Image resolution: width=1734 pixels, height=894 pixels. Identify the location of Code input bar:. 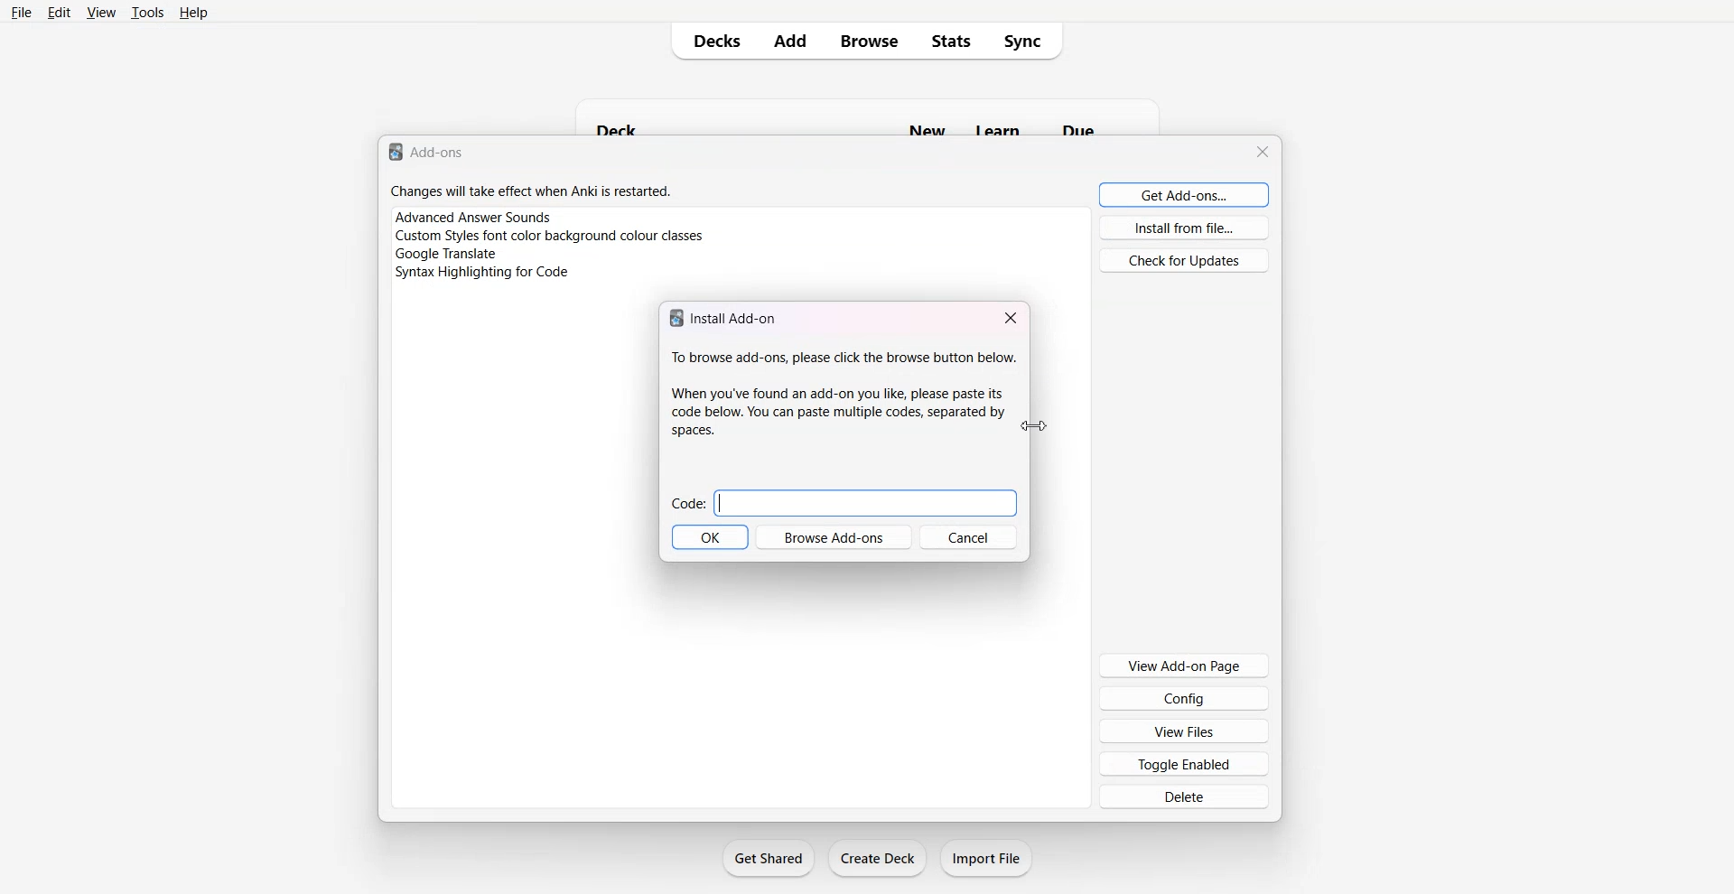
(844, 503).